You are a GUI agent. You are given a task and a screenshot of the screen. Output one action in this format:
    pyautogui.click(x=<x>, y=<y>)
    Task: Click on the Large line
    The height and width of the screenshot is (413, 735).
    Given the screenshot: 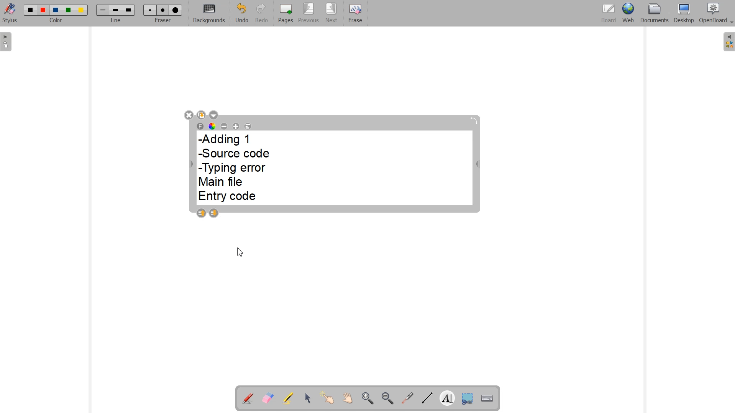 What is the action you would take?
    pyautogui.click(x=129, y=10)
    